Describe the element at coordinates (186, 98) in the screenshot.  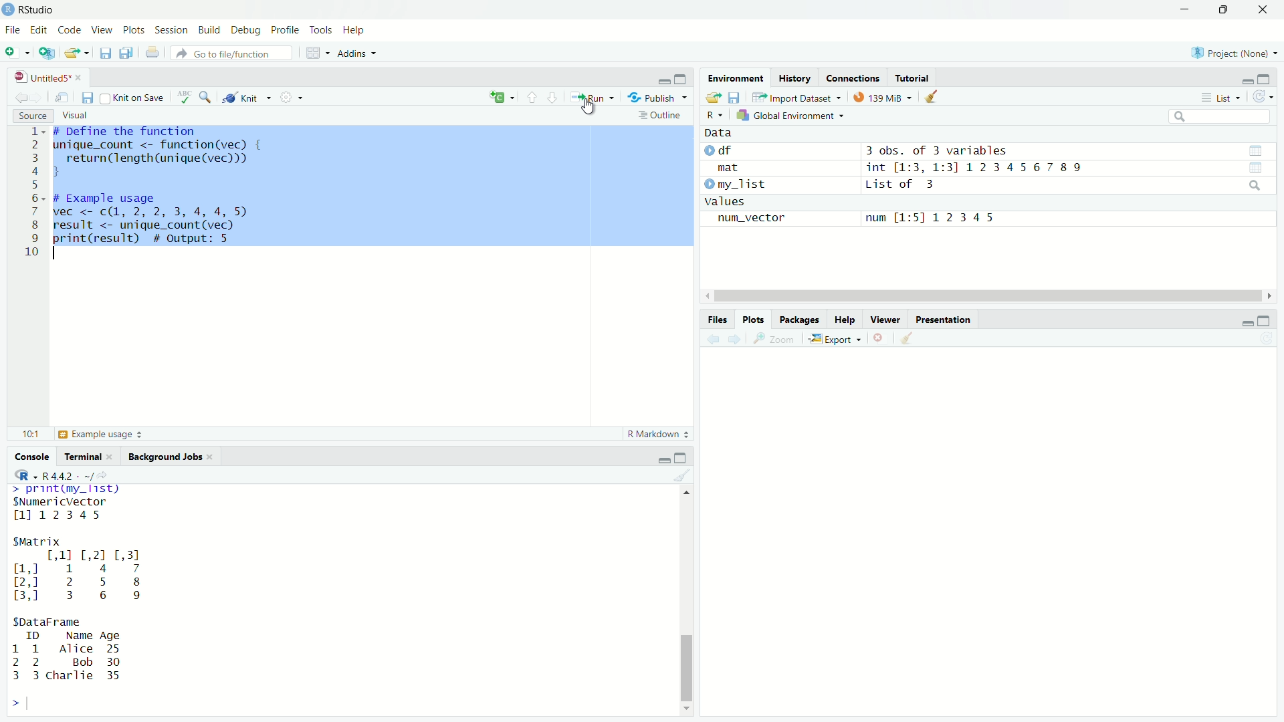
I see `check spelling` at that location.